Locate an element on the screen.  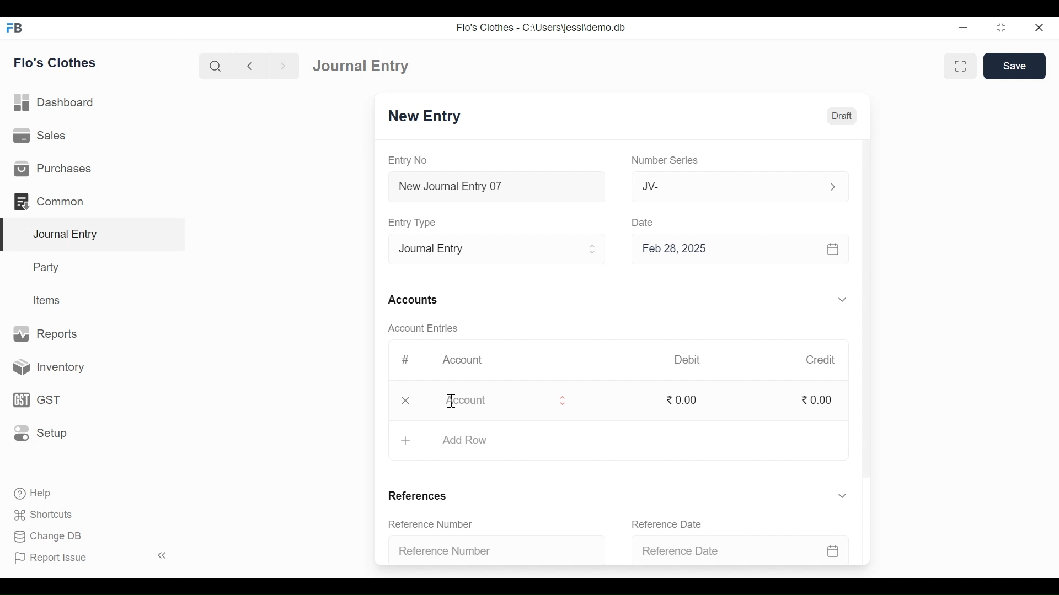
Expand is located at coordinates (594, 249).